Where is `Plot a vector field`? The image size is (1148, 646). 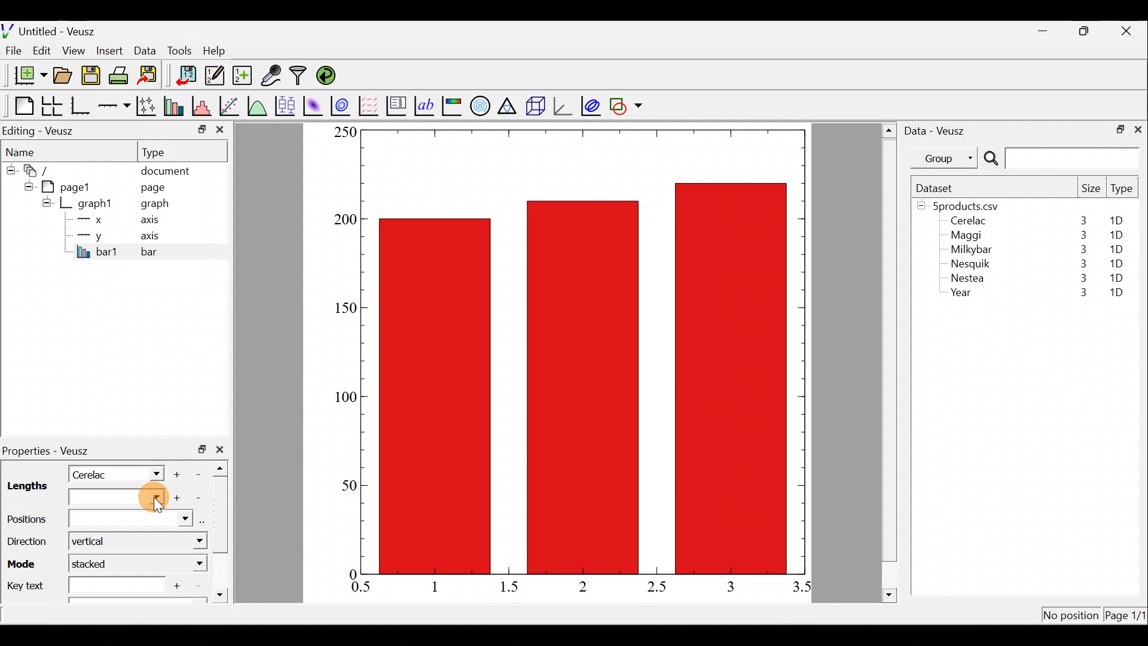
Plot a vector field is located at coordinates (371, 106).